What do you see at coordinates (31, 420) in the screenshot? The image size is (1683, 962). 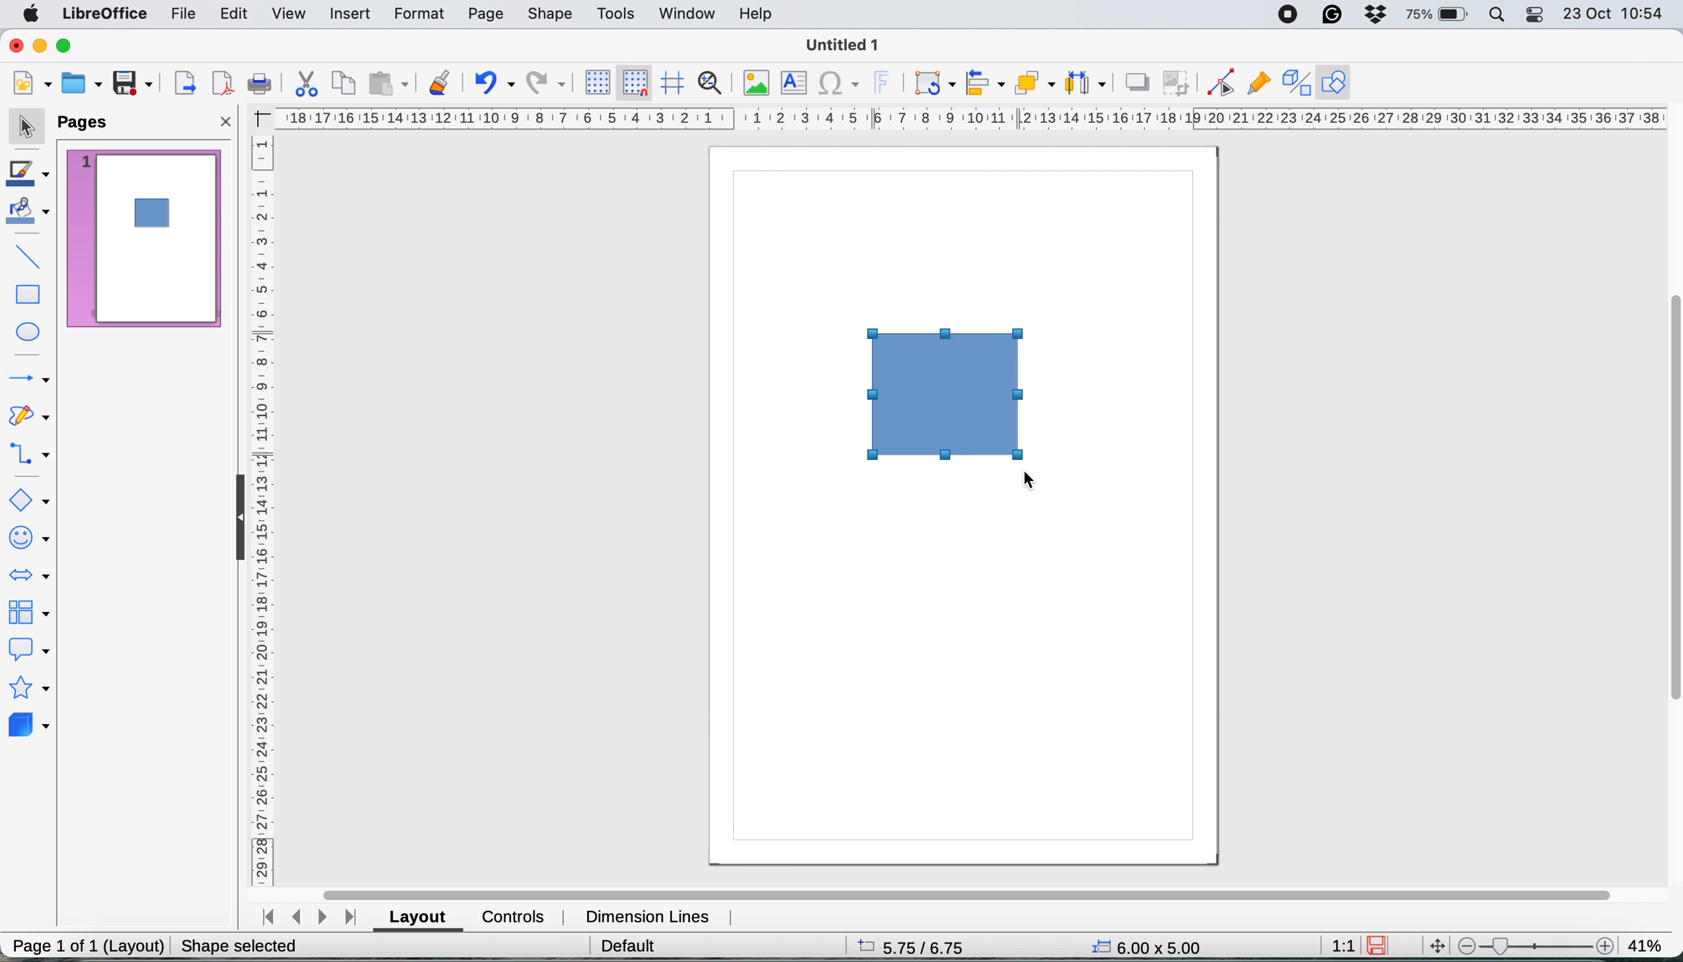 I see `curves and polygons` at bounding box center [31, 420].